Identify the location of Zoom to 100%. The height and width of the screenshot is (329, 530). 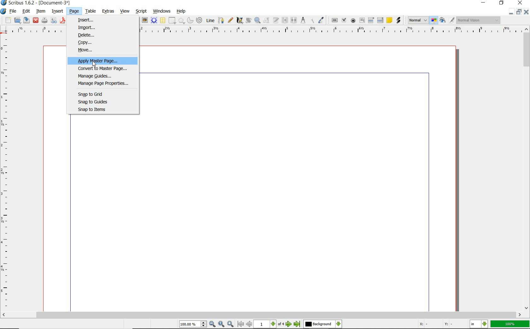
(221, 324).